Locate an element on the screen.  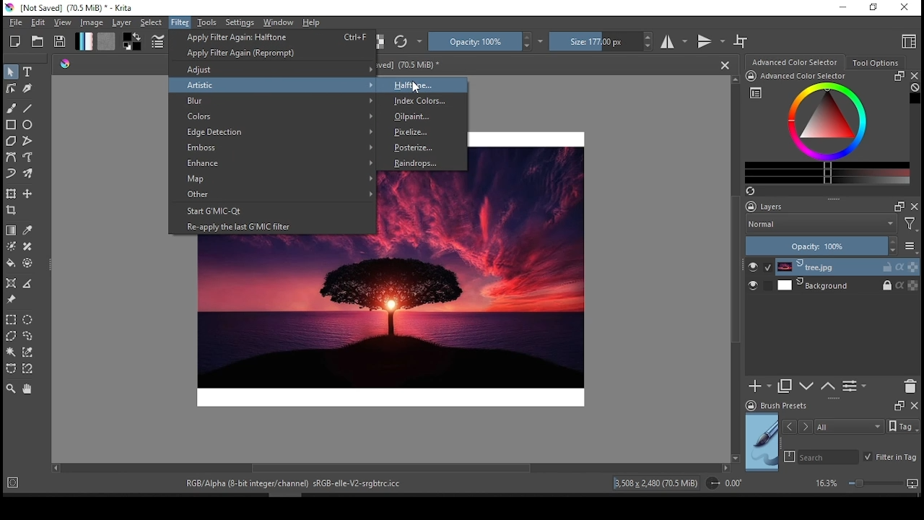
delete layer is located at coordinates (911, 385).